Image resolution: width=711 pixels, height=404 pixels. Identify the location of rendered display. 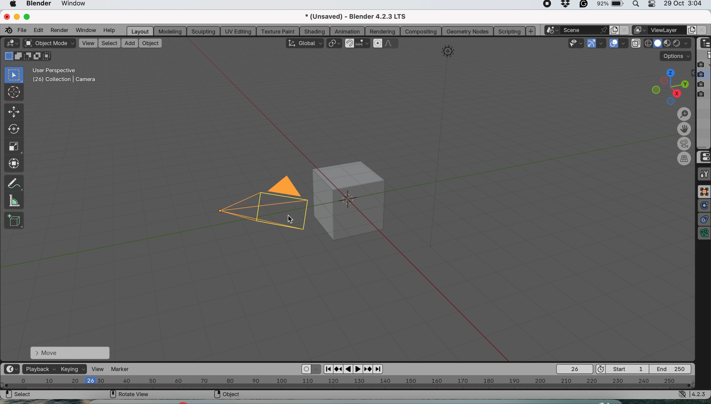
(668, 44).